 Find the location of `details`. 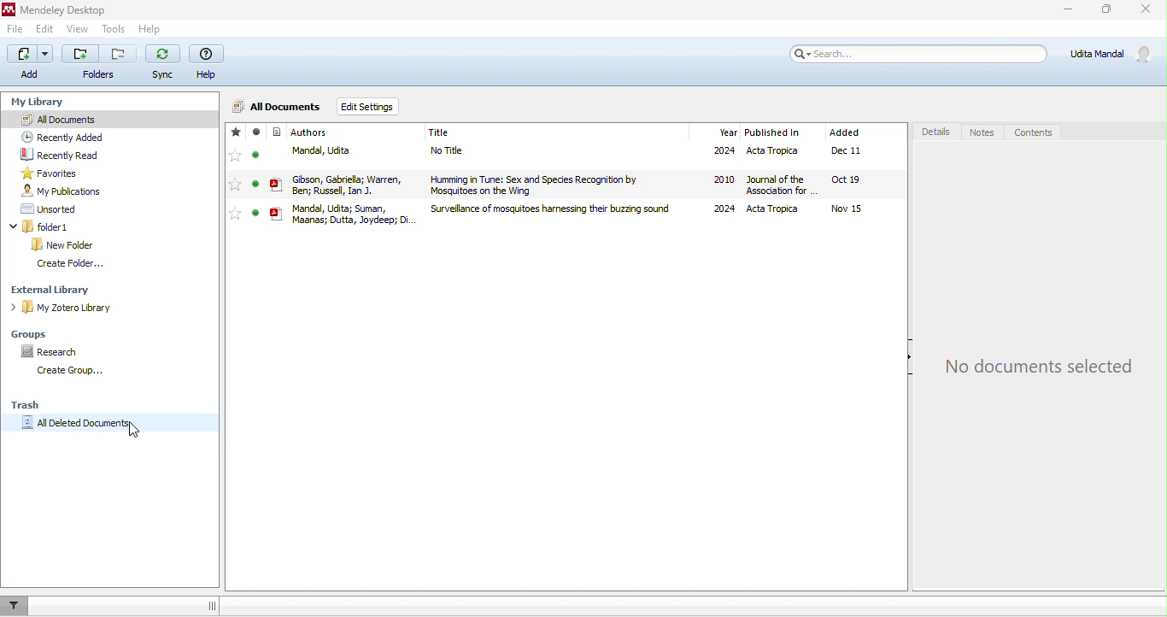

details is located at coordinates (931, 133).